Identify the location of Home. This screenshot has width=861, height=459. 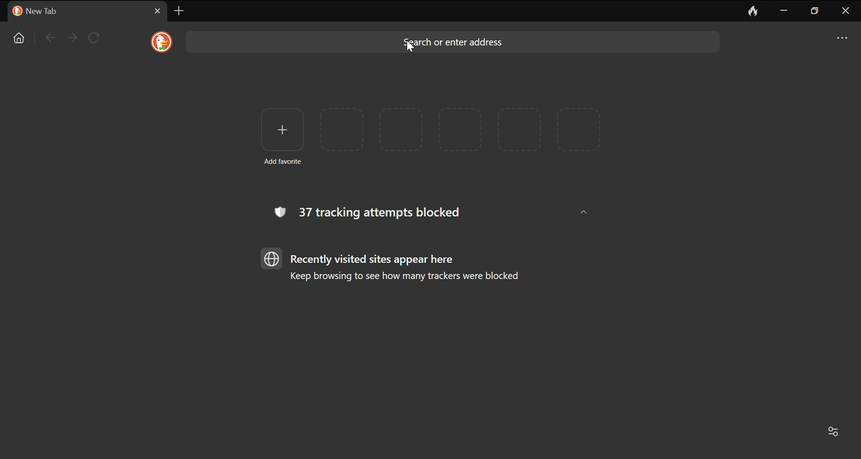
(20, 38).